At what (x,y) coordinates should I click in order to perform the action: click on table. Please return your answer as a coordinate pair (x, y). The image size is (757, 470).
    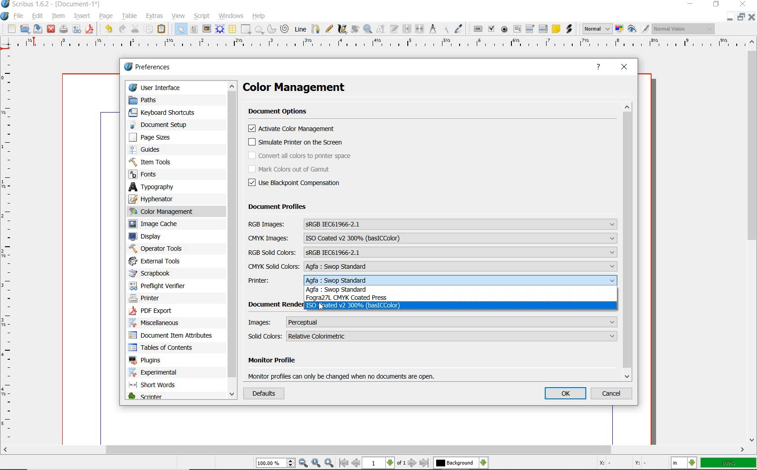
    Looking at the image, I should click on (130, 15).